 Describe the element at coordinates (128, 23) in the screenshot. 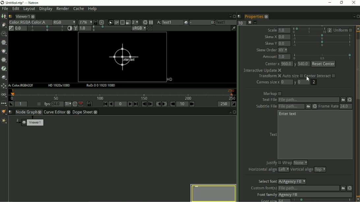

I see `Proxy mode` at that location.